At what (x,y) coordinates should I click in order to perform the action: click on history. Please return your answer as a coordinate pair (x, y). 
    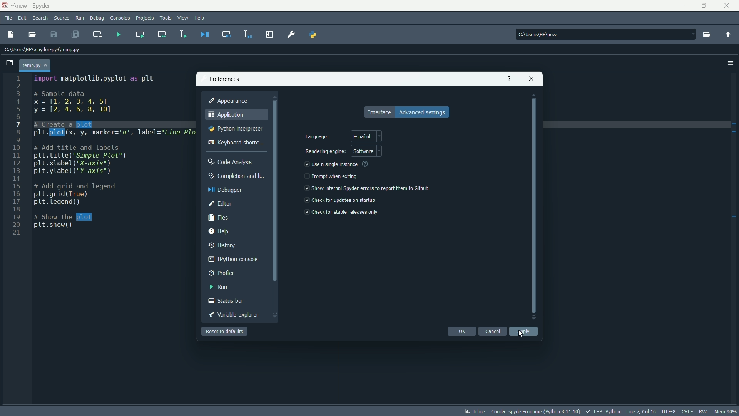
    Looking at the image, I should click on (223, 246).